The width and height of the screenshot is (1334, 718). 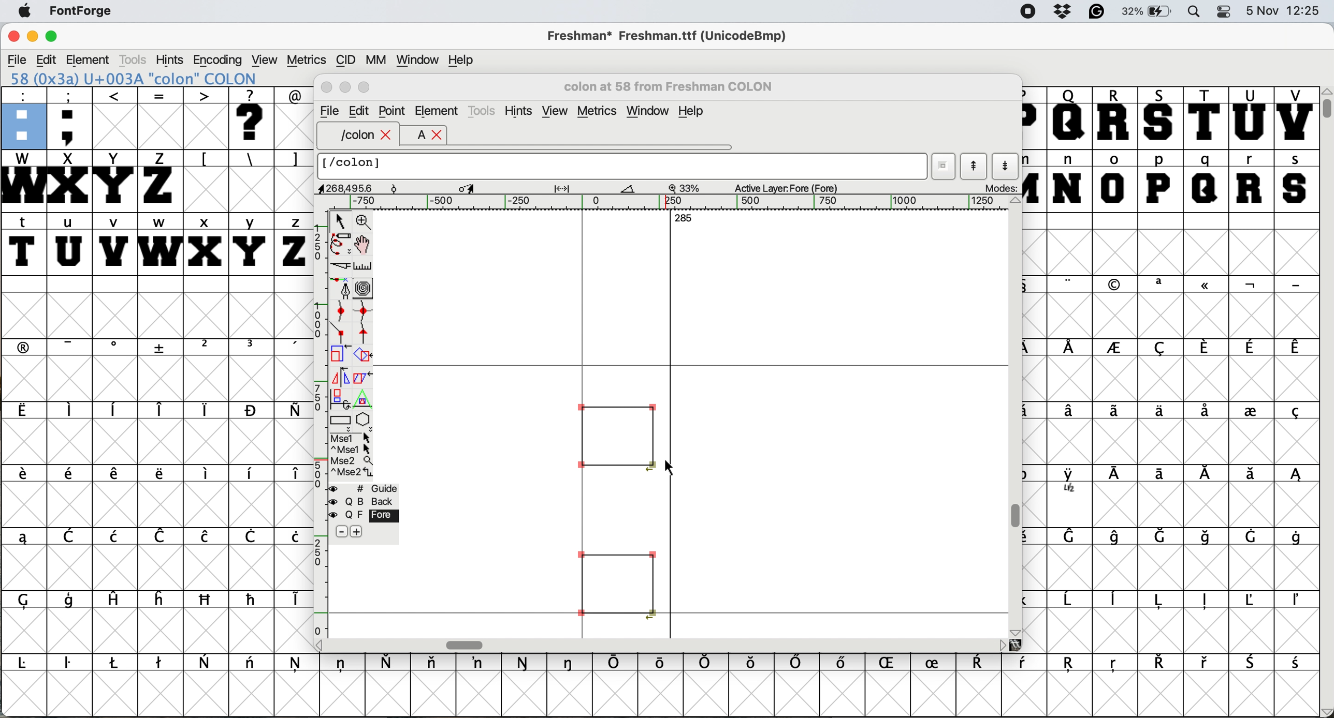 I want to click on R, so click(x=1116, y=117).